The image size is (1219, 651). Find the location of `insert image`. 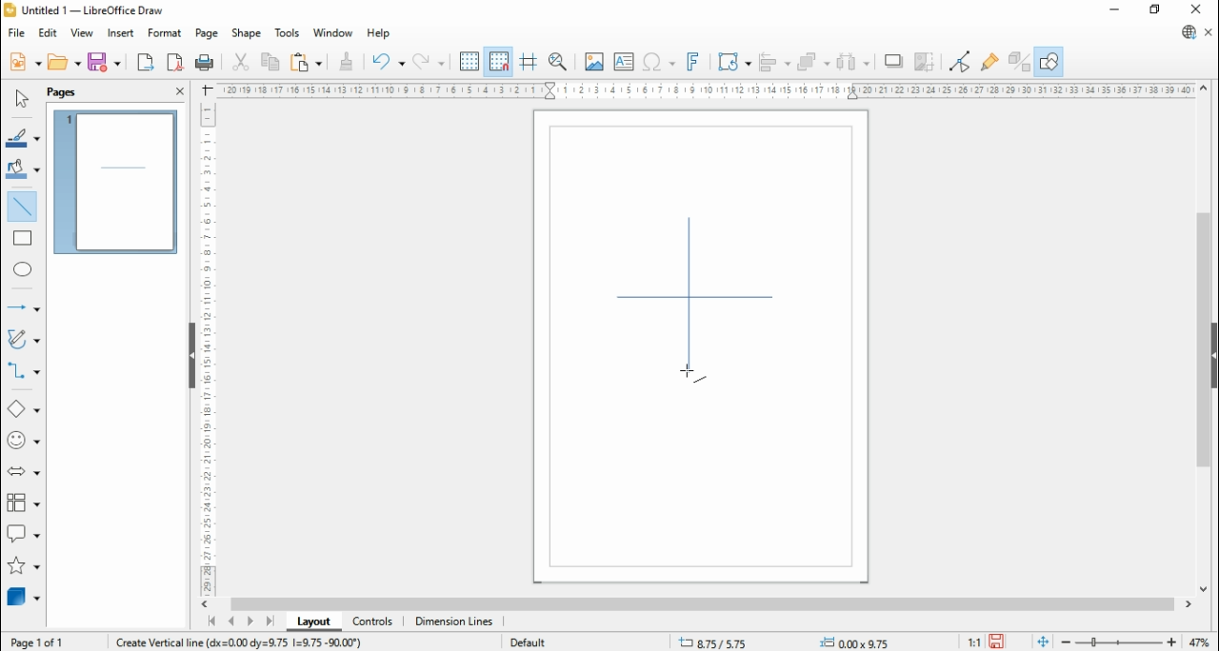

insert image is located at coordinates (593, 61).